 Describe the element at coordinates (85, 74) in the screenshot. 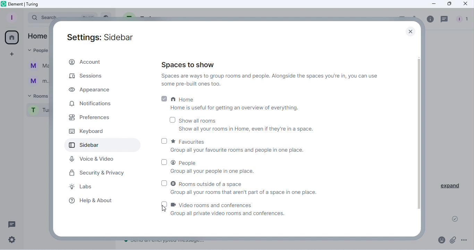

I see `Sessions` at that location.